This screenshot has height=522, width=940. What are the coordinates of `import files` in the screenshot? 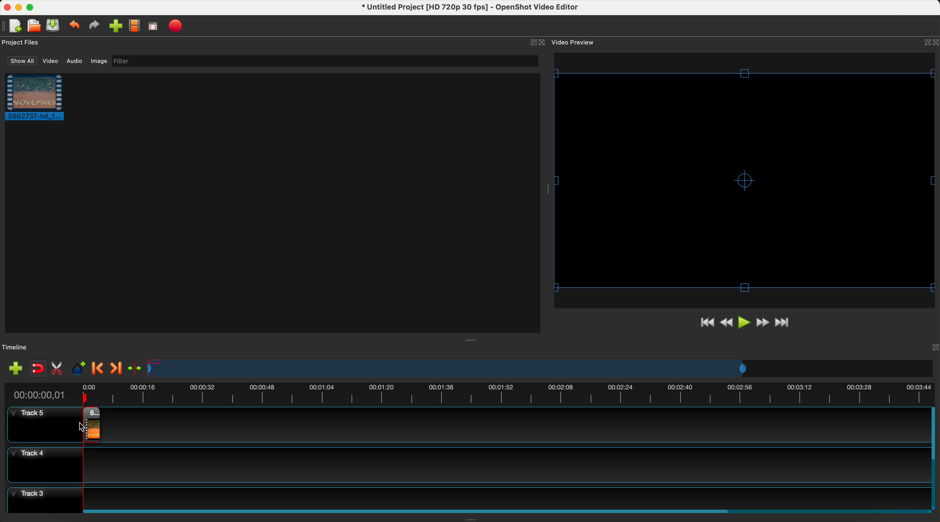 It's located at (115, 26).